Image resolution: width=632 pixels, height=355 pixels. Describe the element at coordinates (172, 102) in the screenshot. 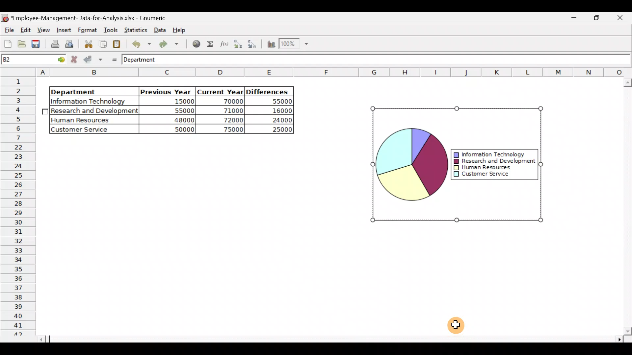

I see `15000` at that location.